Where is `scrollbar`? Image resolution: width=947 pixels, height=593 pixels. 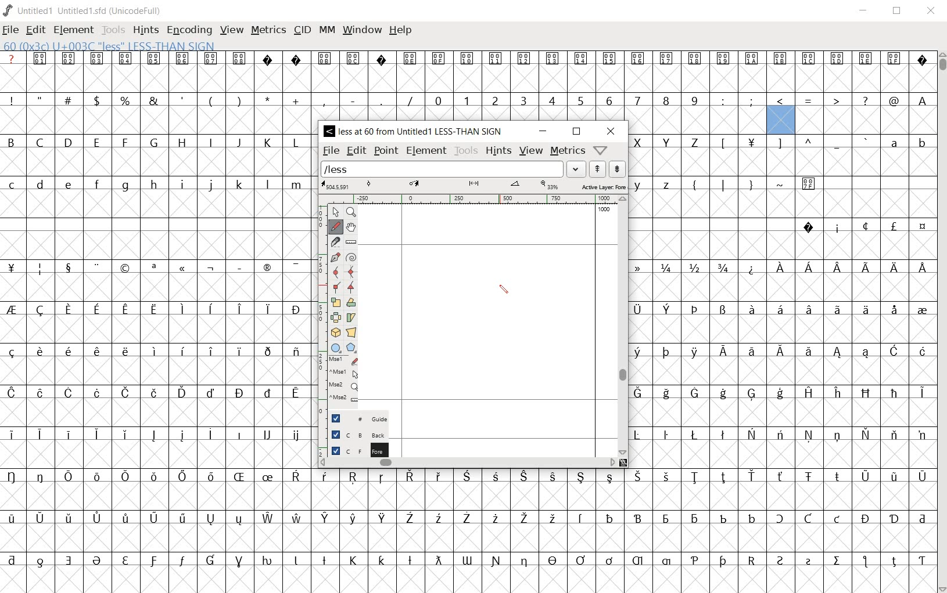 scrollbar is located at coordinates (623, 326).